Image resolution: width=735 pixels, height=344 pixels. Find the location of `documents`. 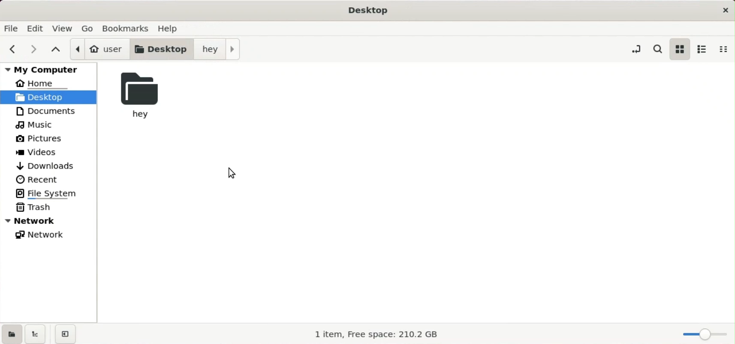

documents is located at coordinates (47, 112).